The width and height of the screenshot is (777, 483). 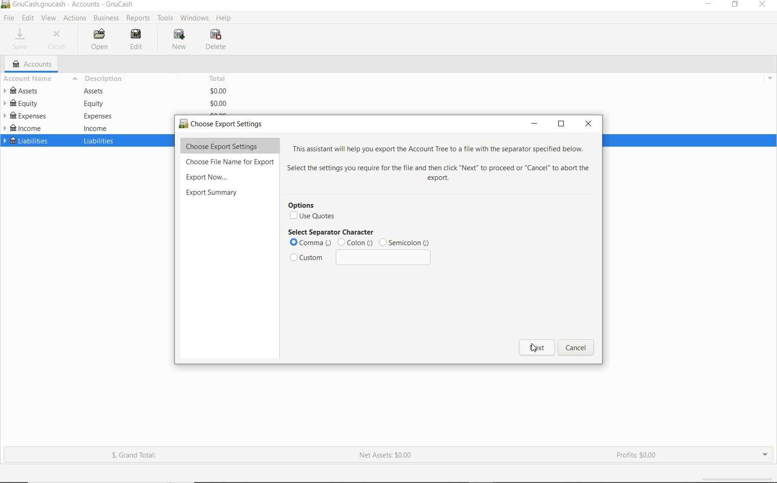 What do you see at coordinates (134, 456) in the screenshot?
I see `GRAND TOTAL` at bounding box center [134, 456].